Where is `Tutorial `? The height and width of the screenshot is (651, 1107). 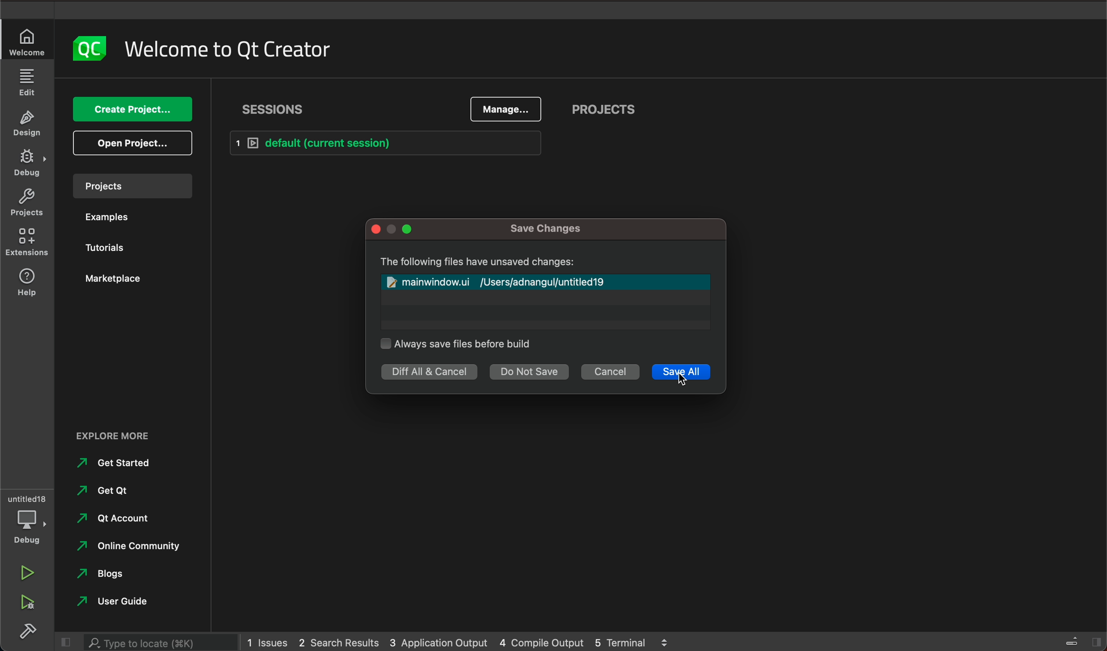 Tutorial  is located at coordinates (127, 244).